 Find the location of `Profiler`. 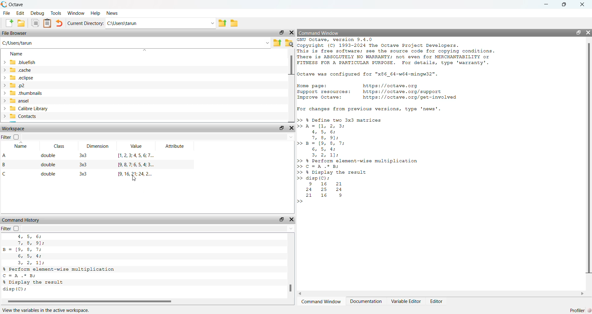

Profiler is located at coordinates (578, 310).